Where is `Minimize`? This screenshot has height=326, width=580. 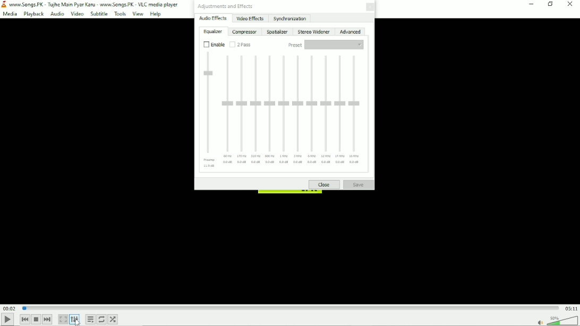
Minimize is located at coordinates (531, 5).